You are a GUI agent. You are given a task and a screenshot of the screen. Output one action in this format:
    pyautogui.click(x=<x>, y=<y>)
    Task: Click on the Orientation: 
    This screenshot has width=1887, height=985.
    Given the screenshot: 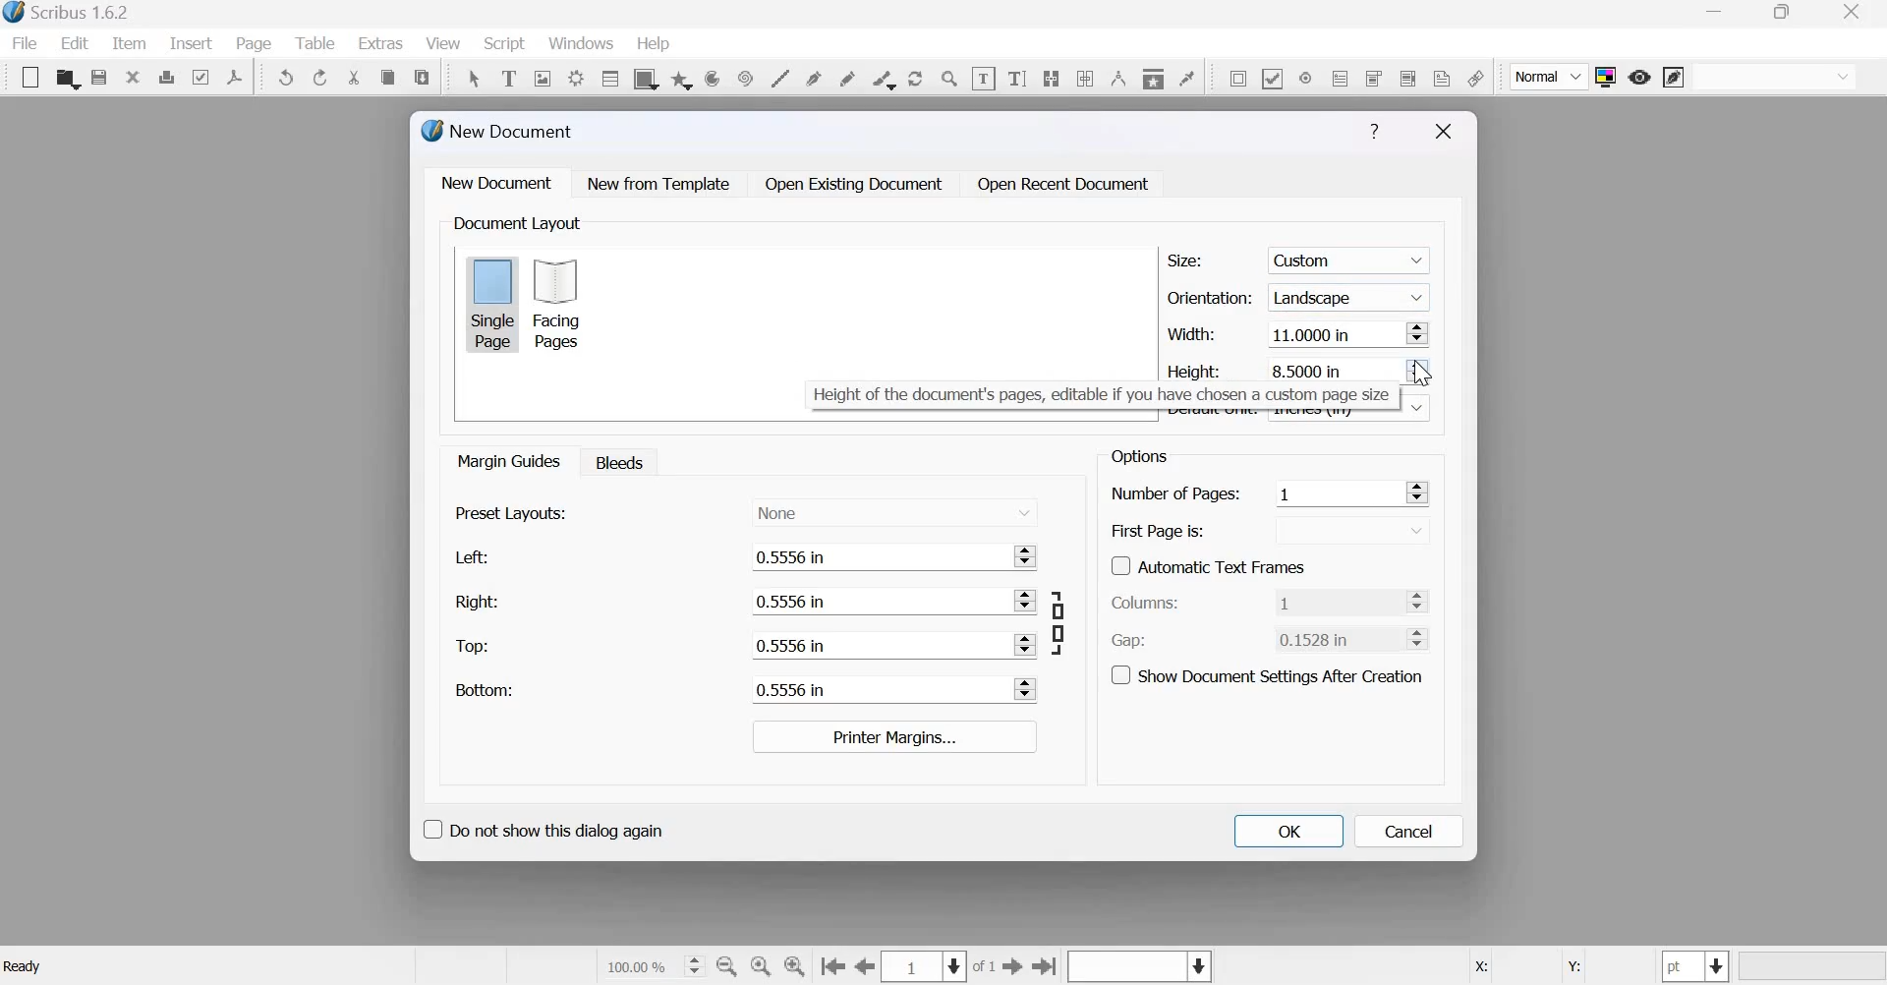 What is the action you would take?
    pyautogui.click(x=1210, y=296)
    